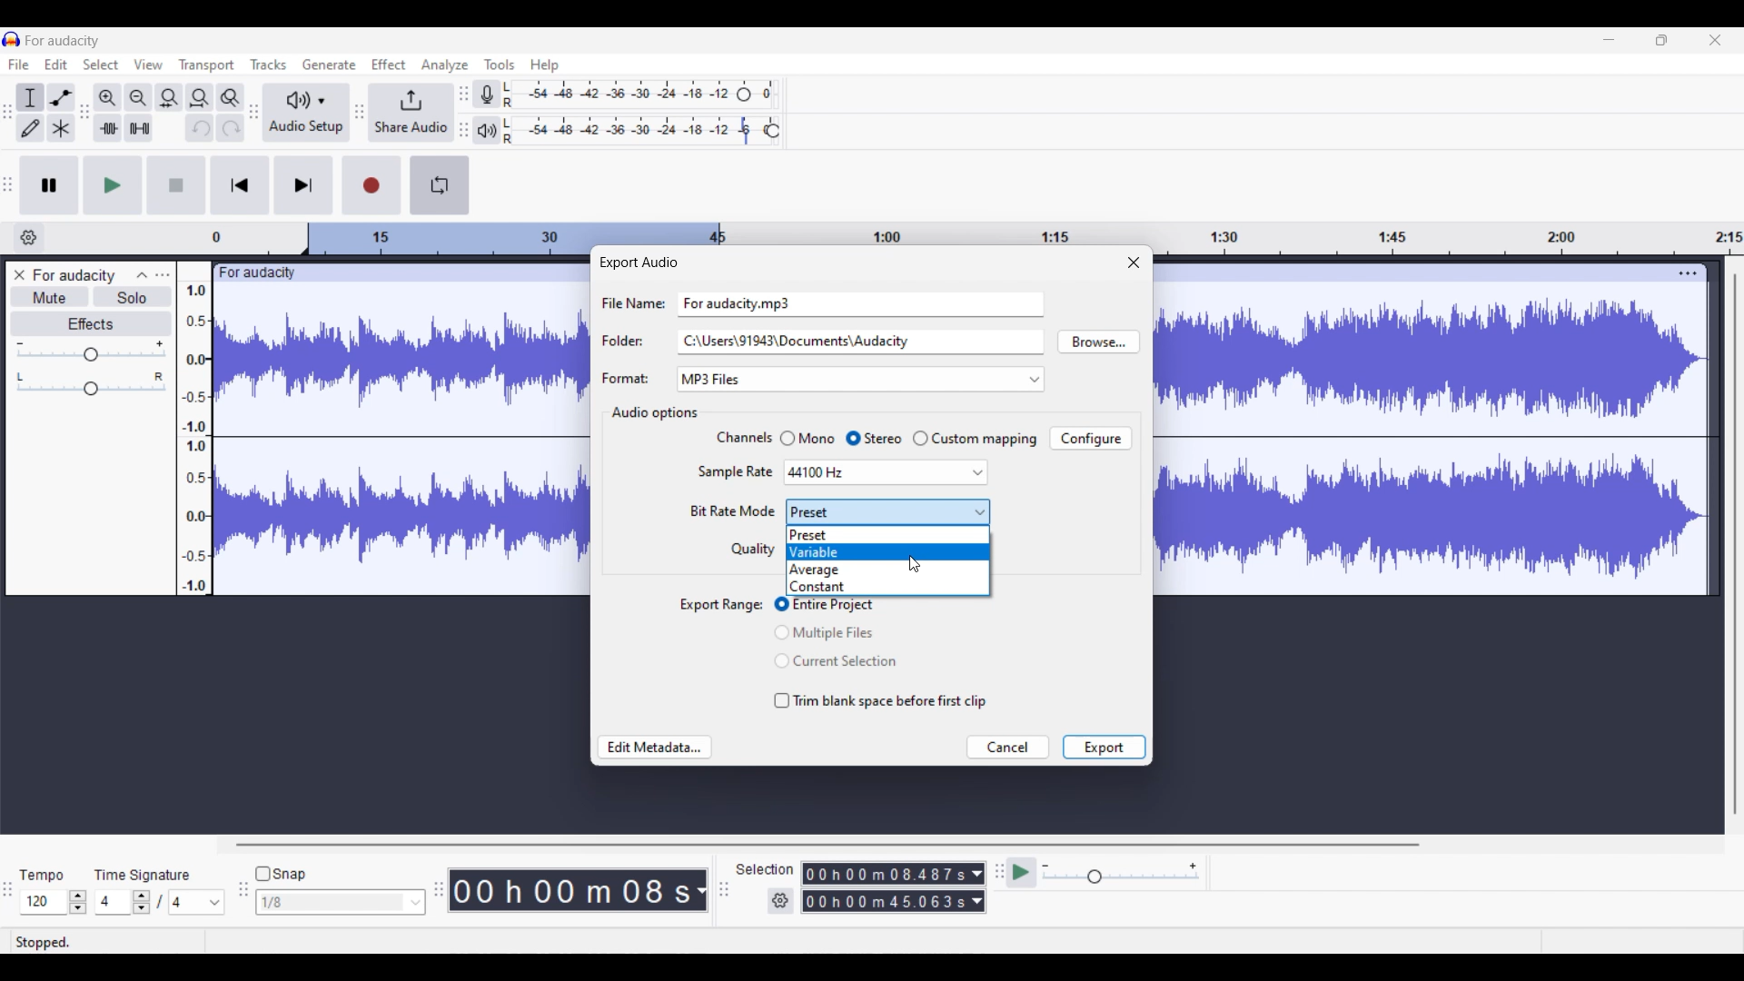 This screenshot has height=981, width=1744. What do you see at coordinates (176, 184) in the screenshot?
I see `Stop` at bounding box center [176, 184].